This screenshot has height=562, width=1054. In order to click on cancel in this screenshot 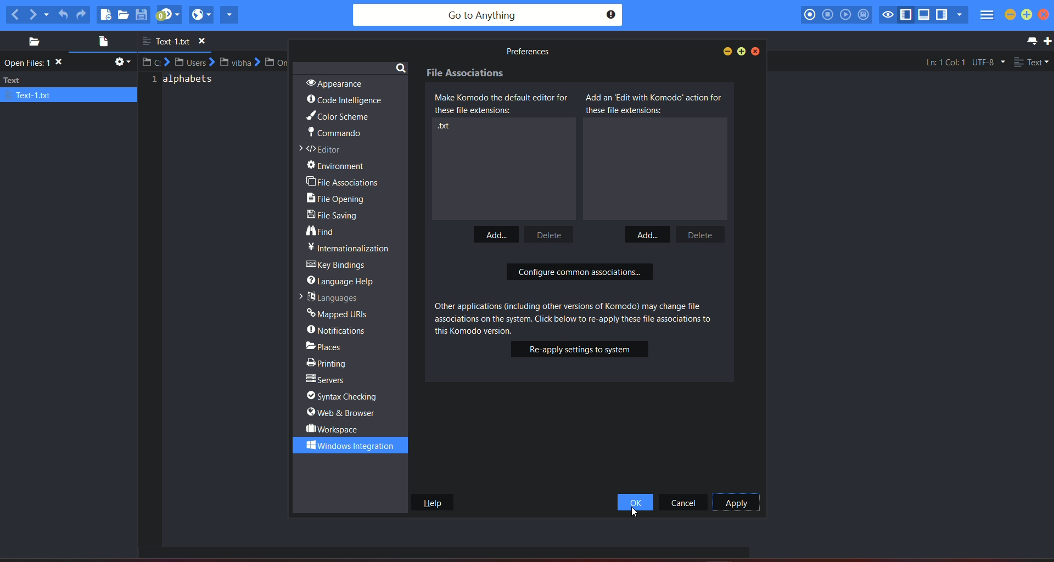, I will do `click(684, 502)`.